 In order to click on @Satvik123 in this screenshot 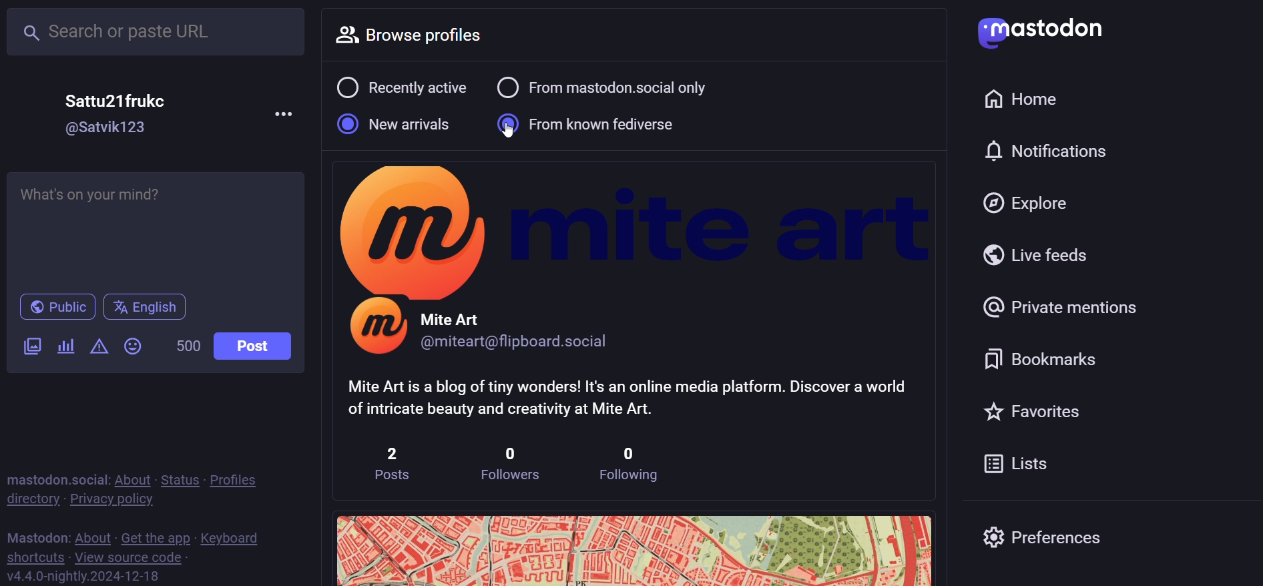, I will do `click(108, 128)`.